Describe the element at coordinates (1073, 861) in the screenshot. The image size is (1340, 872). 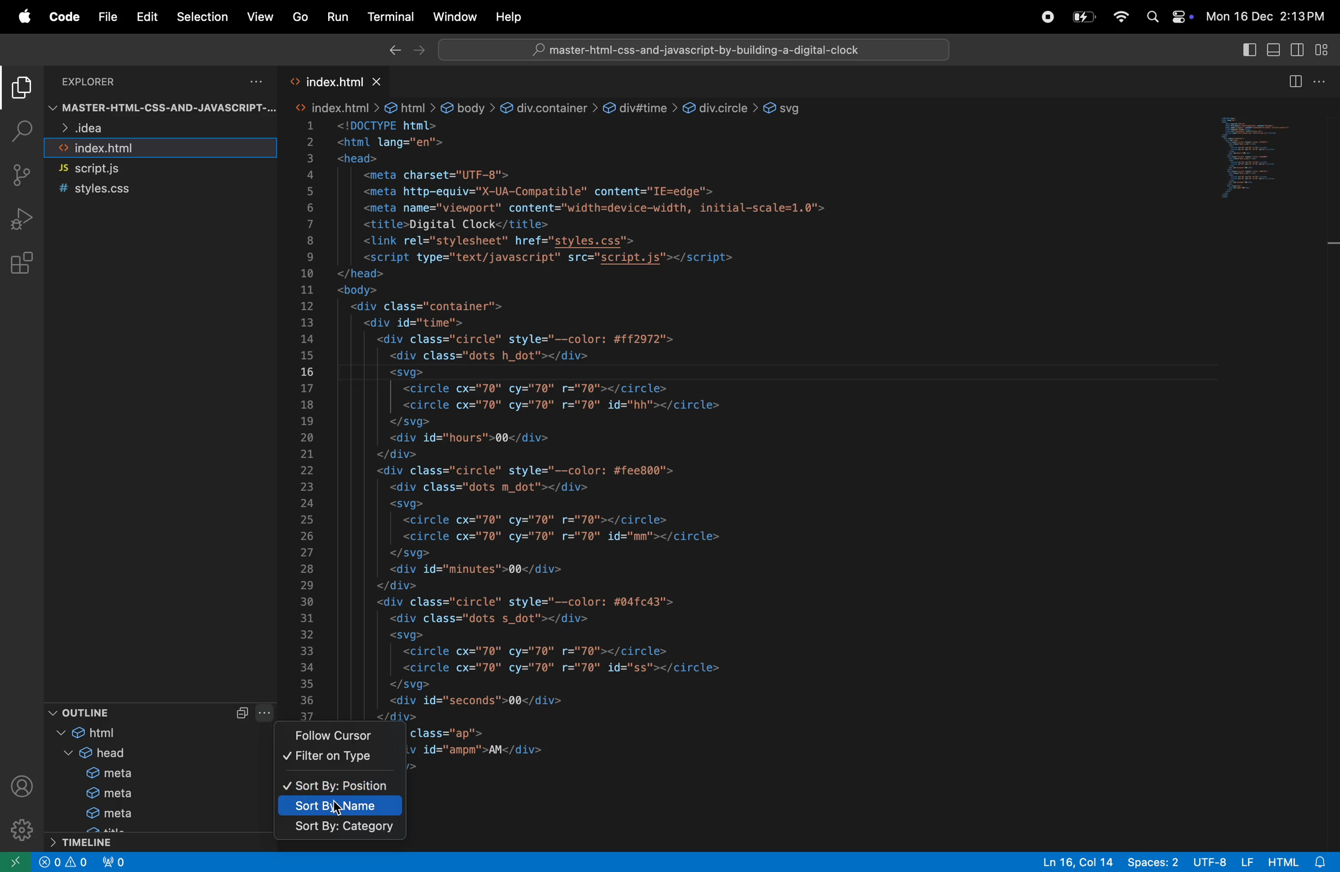
I see `Ln 16, Col 14` at that location.